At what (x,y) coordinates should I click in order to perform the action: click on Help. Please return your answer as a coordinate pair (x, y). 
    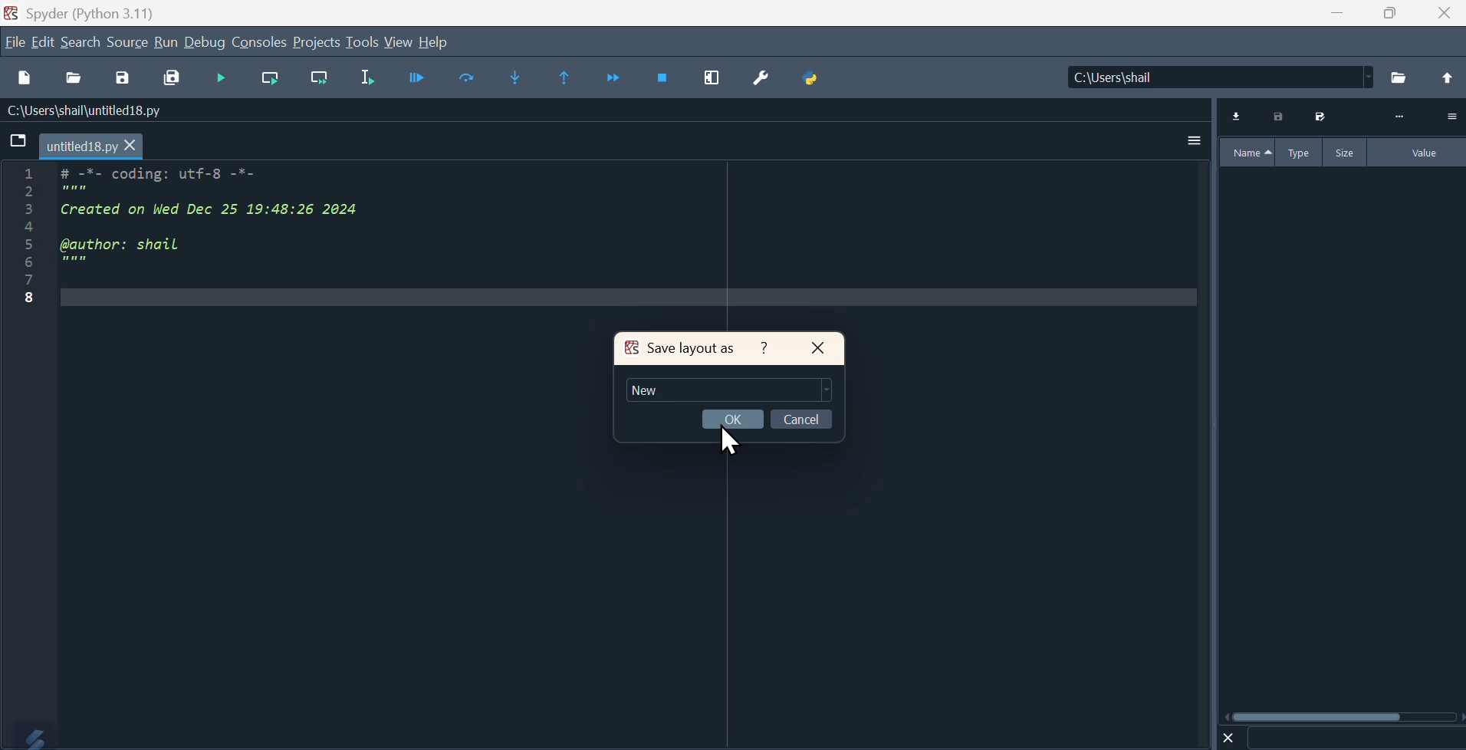
    Looking at the image, I should click on (436, 42).